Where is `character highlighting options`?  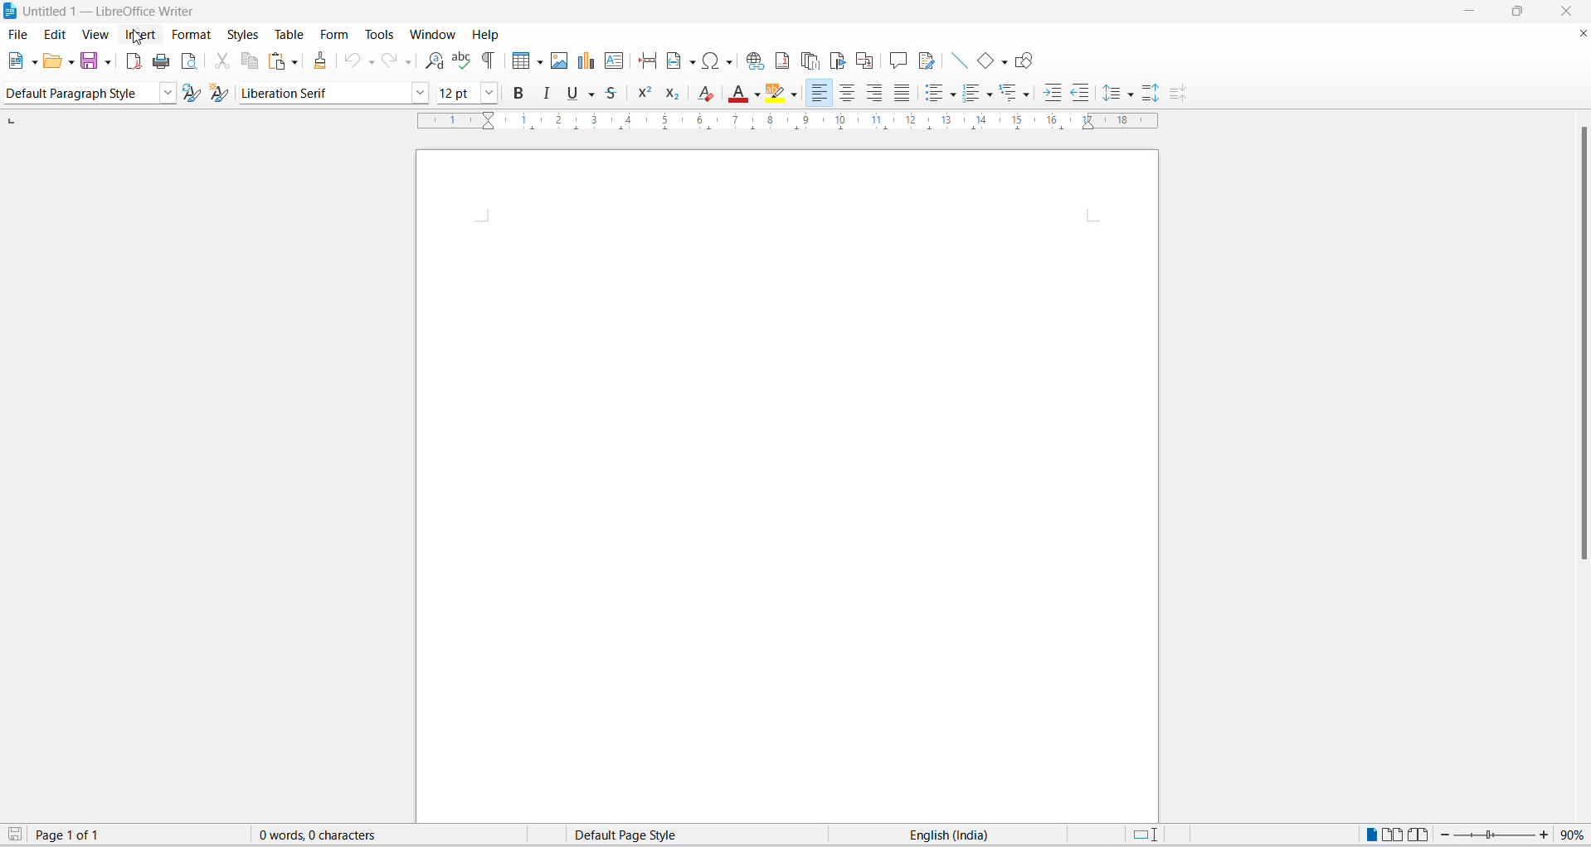 character highlighting options is located at coordinates (797, 94).